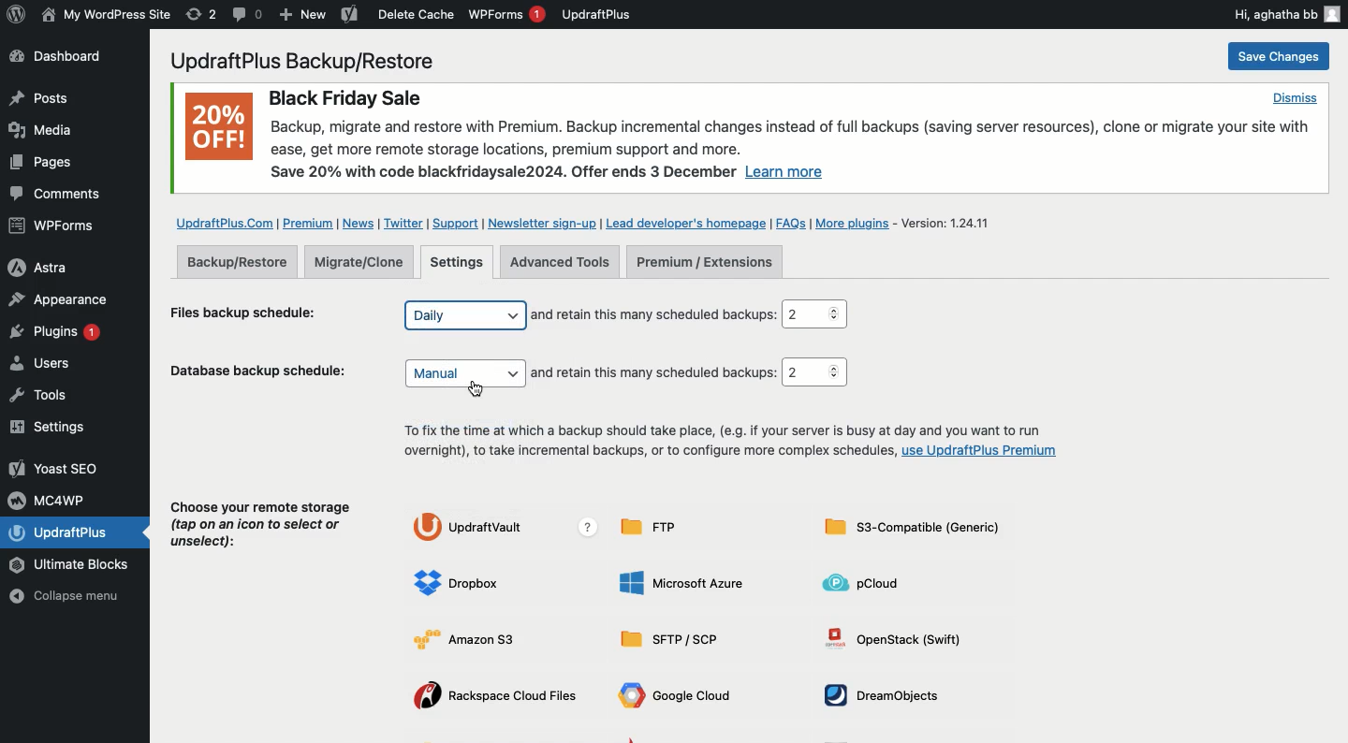 This screenshot has width=1348, height=743. I want to click on WPForms, so click(54, 227).